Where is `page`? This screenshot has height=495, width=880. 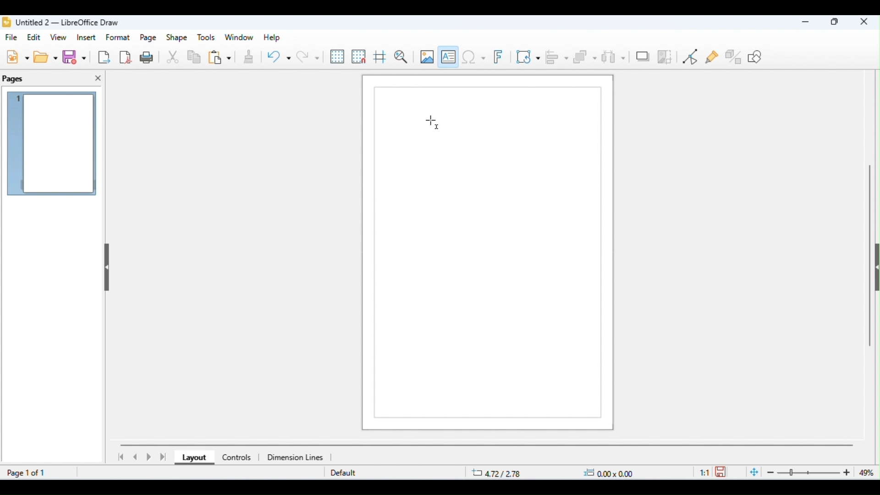 page is located at coordinates (149, 38).